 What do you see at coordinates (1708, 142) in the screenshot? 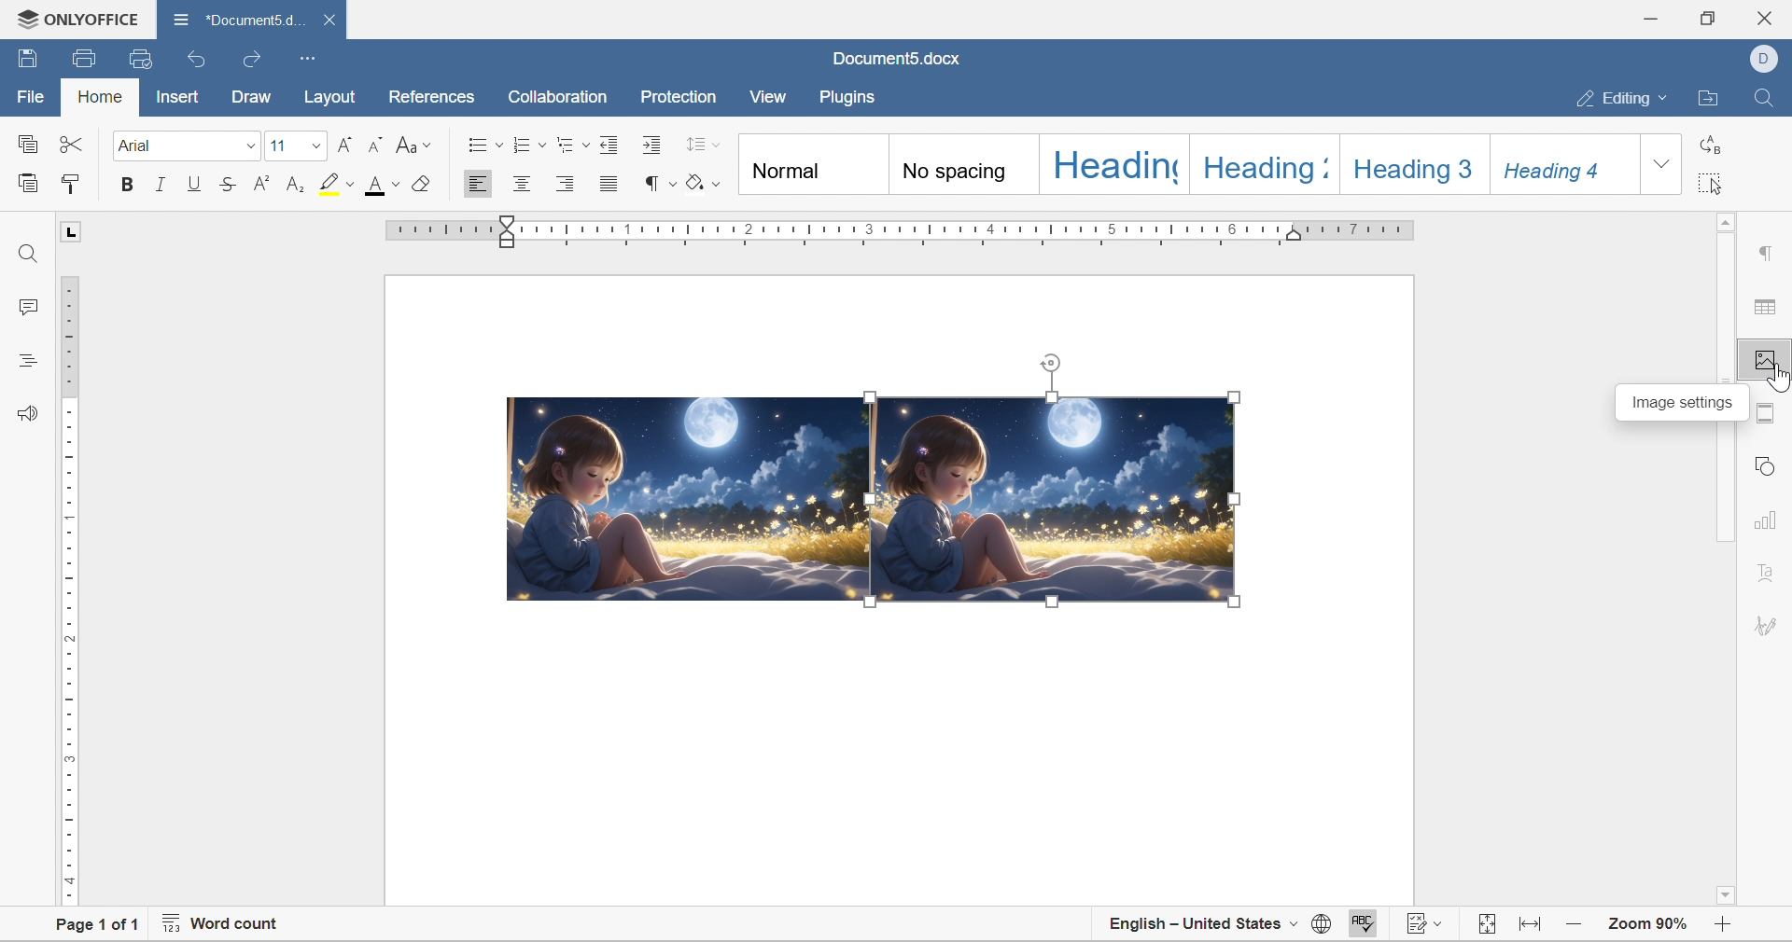
I see `replace` at bounding box center [1708, 142].